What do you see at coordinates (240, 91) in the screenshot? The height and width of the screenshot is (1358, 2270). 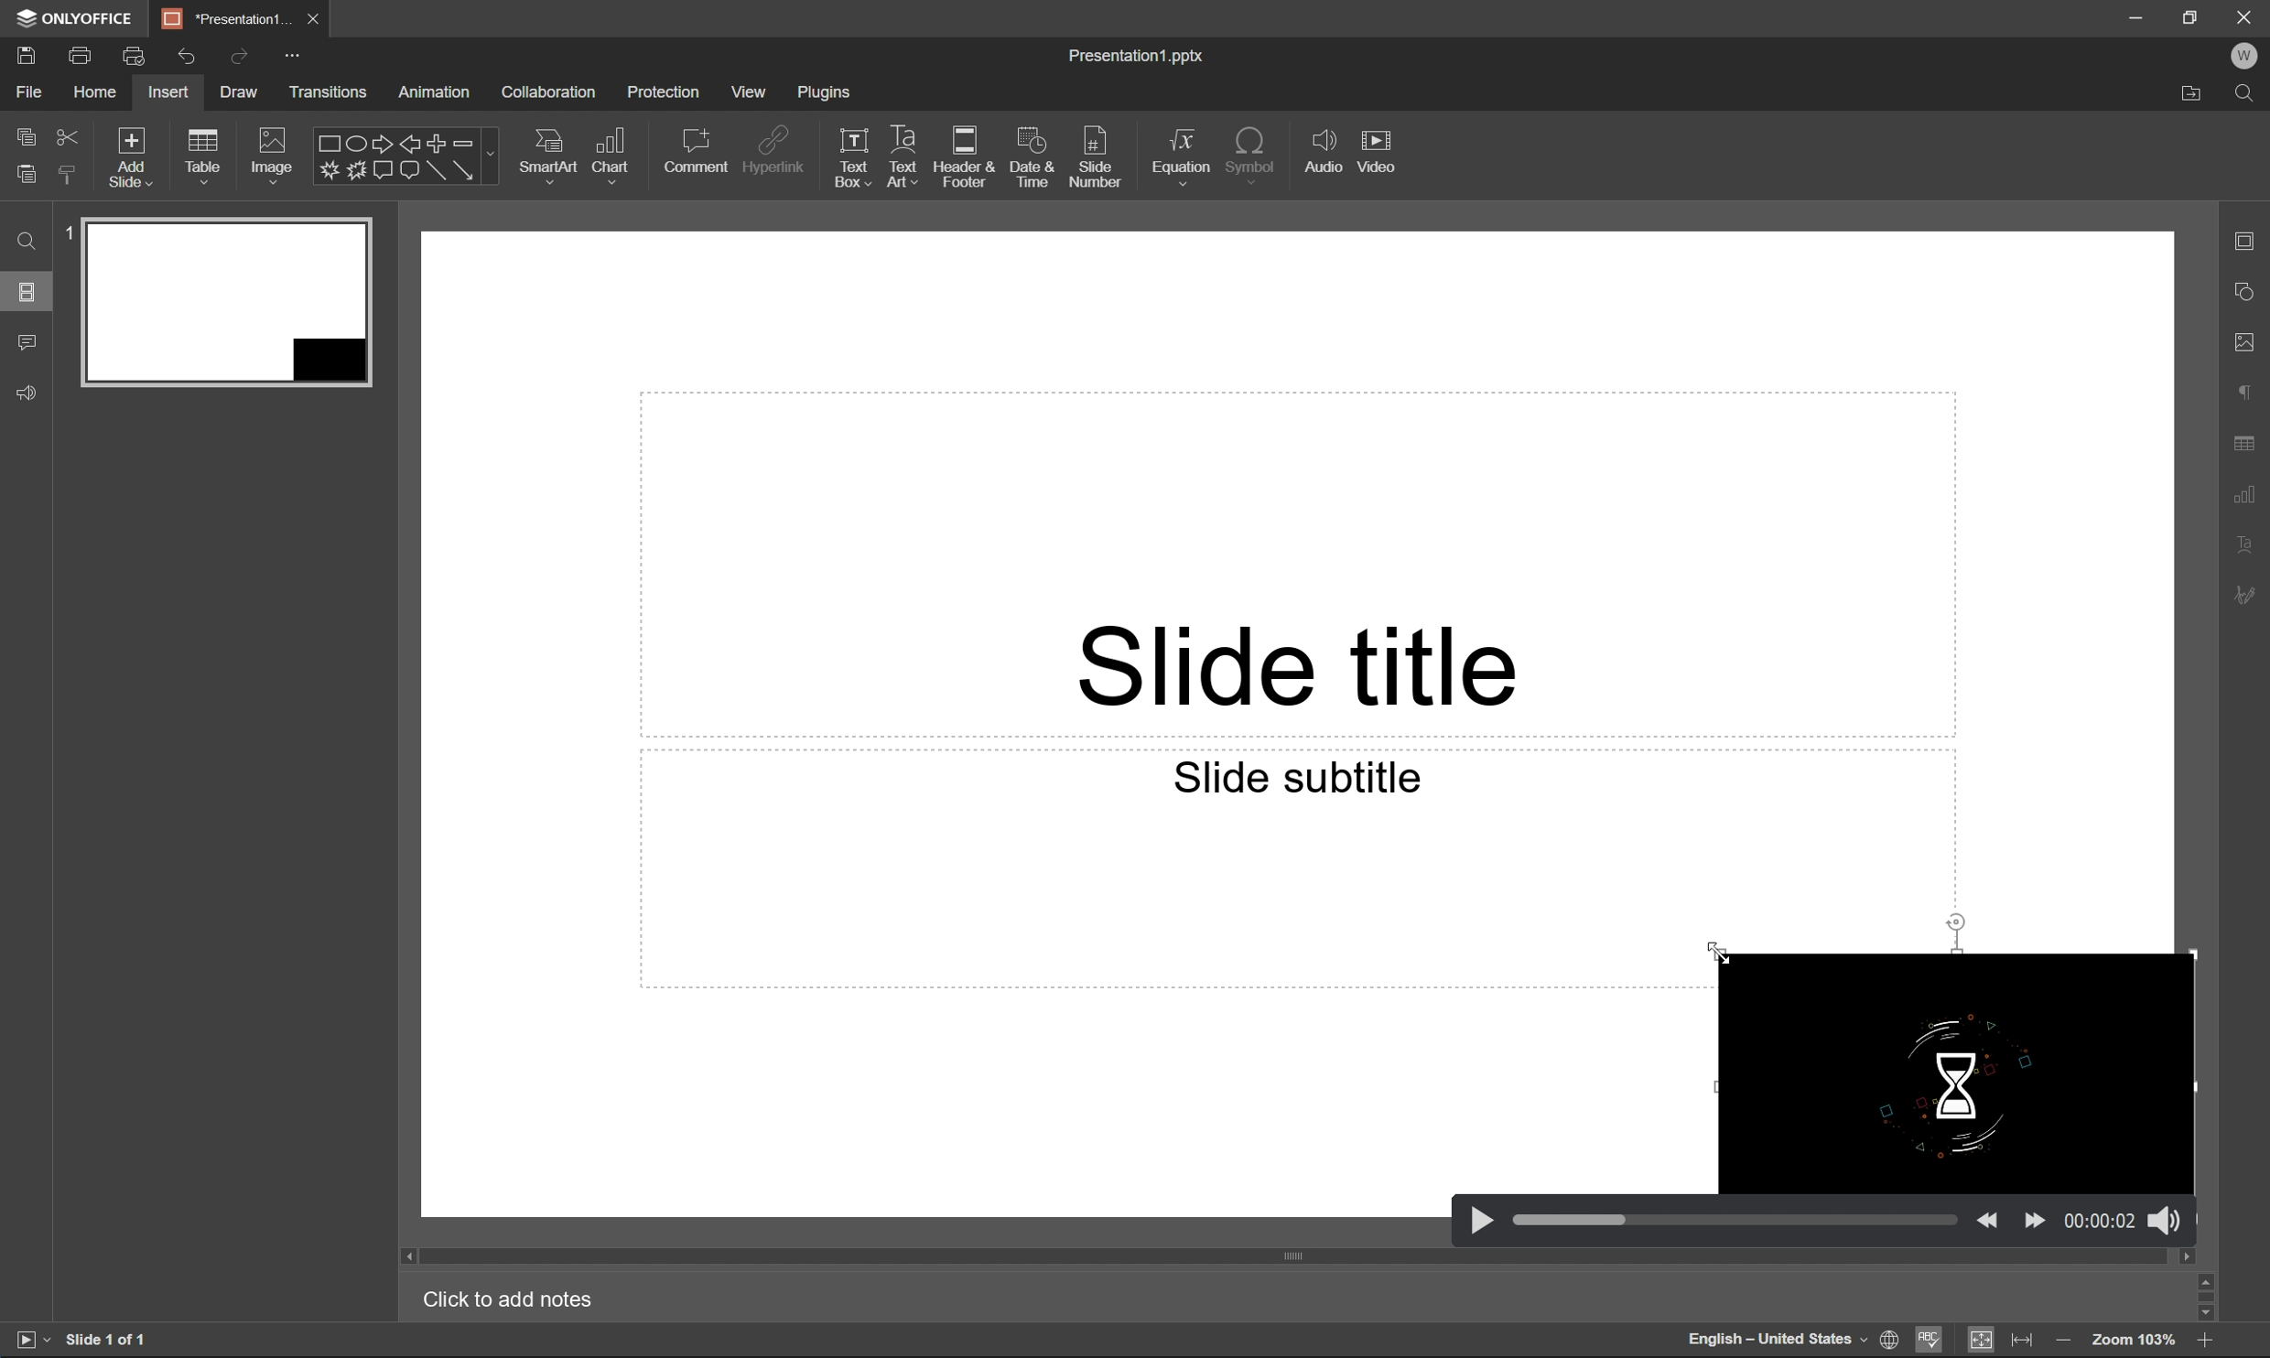 I see `draw` at bounding box center [240, 91].